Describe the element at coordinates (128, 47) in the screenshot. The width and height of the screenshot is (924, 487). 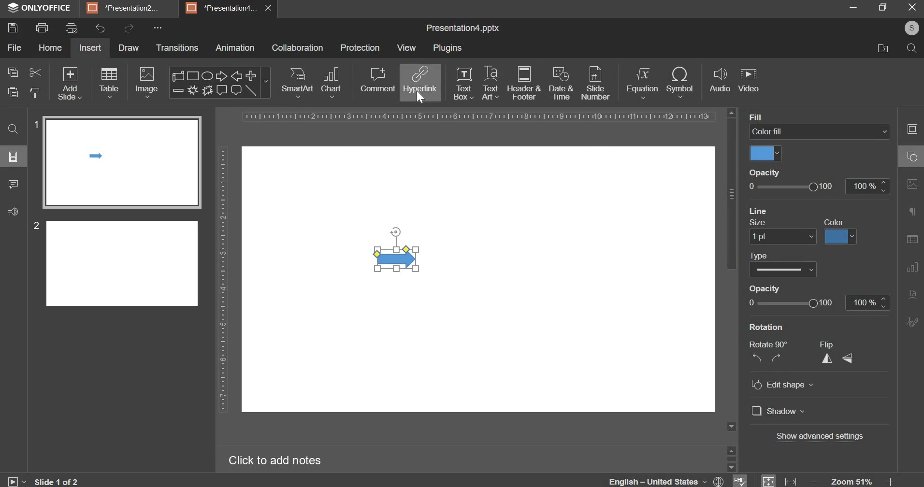
I see `draw` at that location.